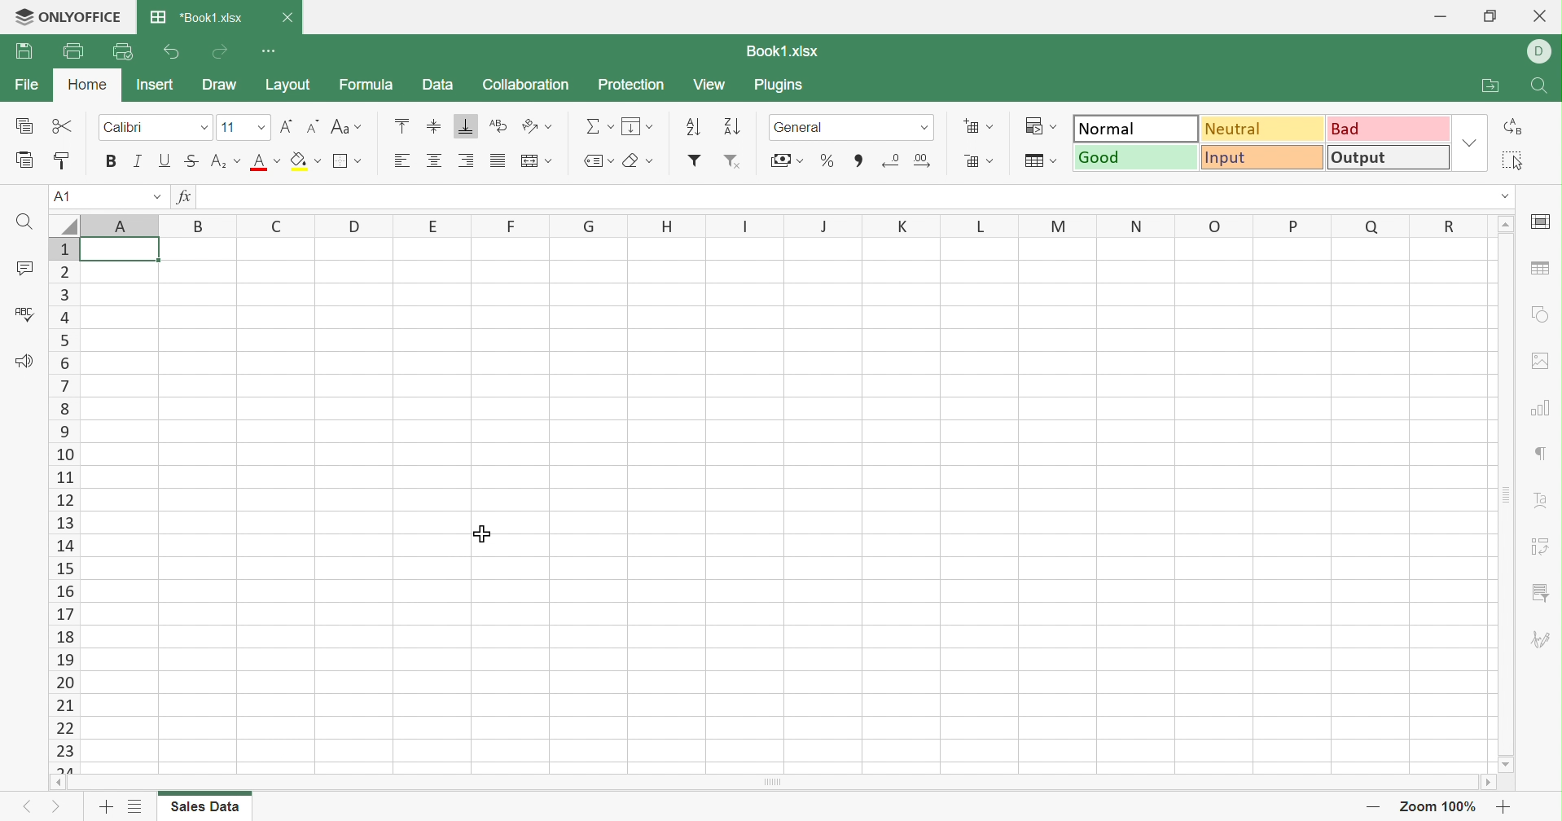 The height and width of the screenshot is (821, 1562). What do you see at coordinates (1542, 51) in the screenshot?
I see `D` at bounding box center [1542, 51].